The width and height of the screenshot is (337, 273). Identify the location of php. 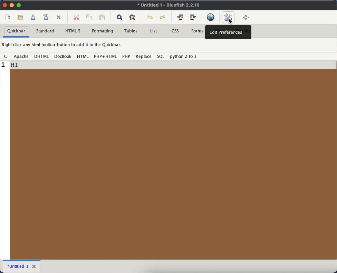
(126, 57).